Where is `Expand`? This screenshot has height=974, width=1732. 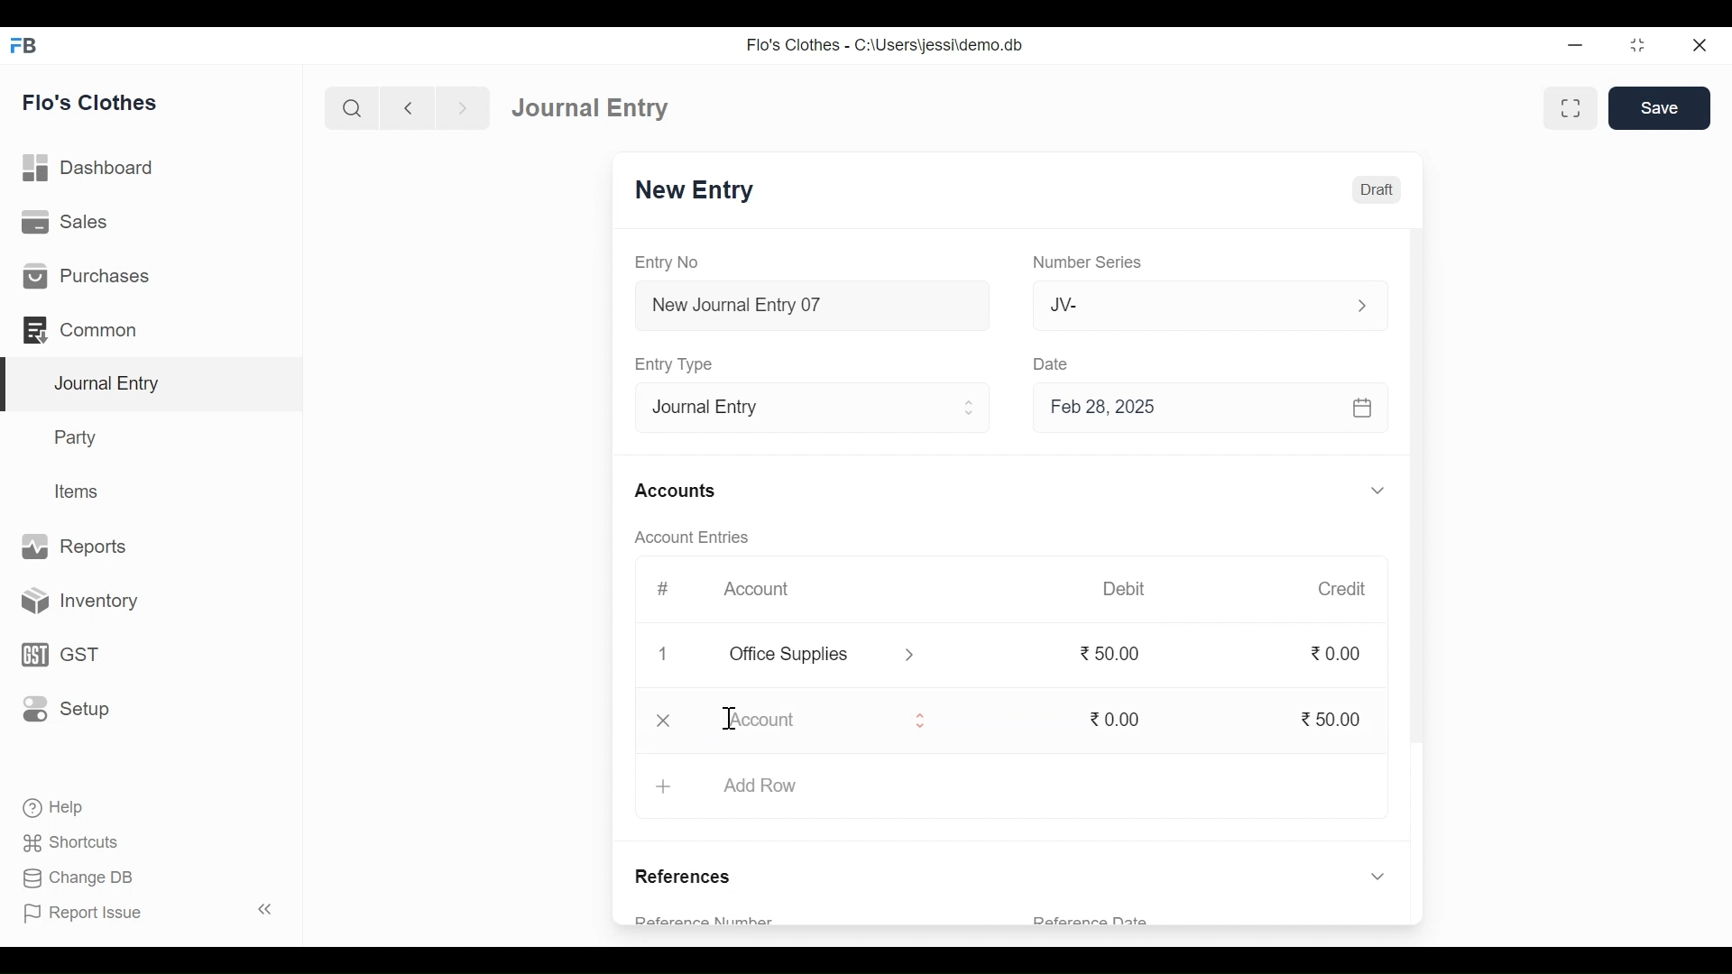 Expand is located at coordinates (910, 657).